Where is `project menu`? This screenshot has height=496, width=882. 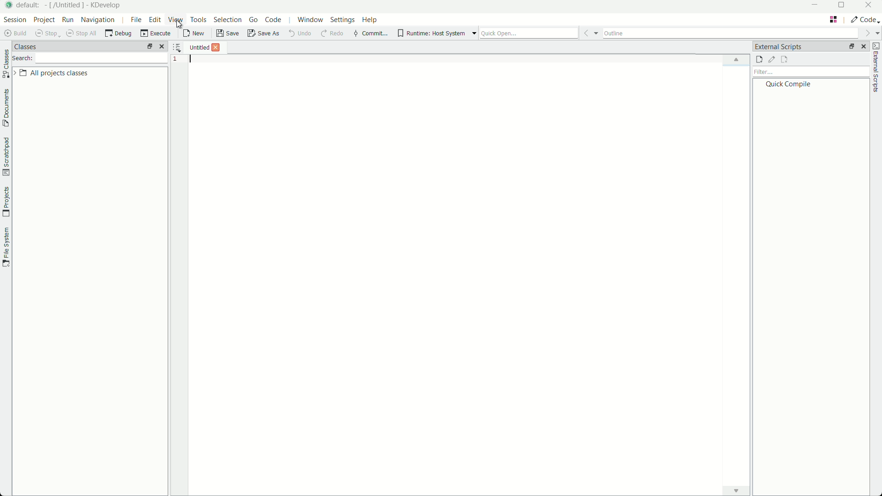 project menu is located at coordinates (43, 20).